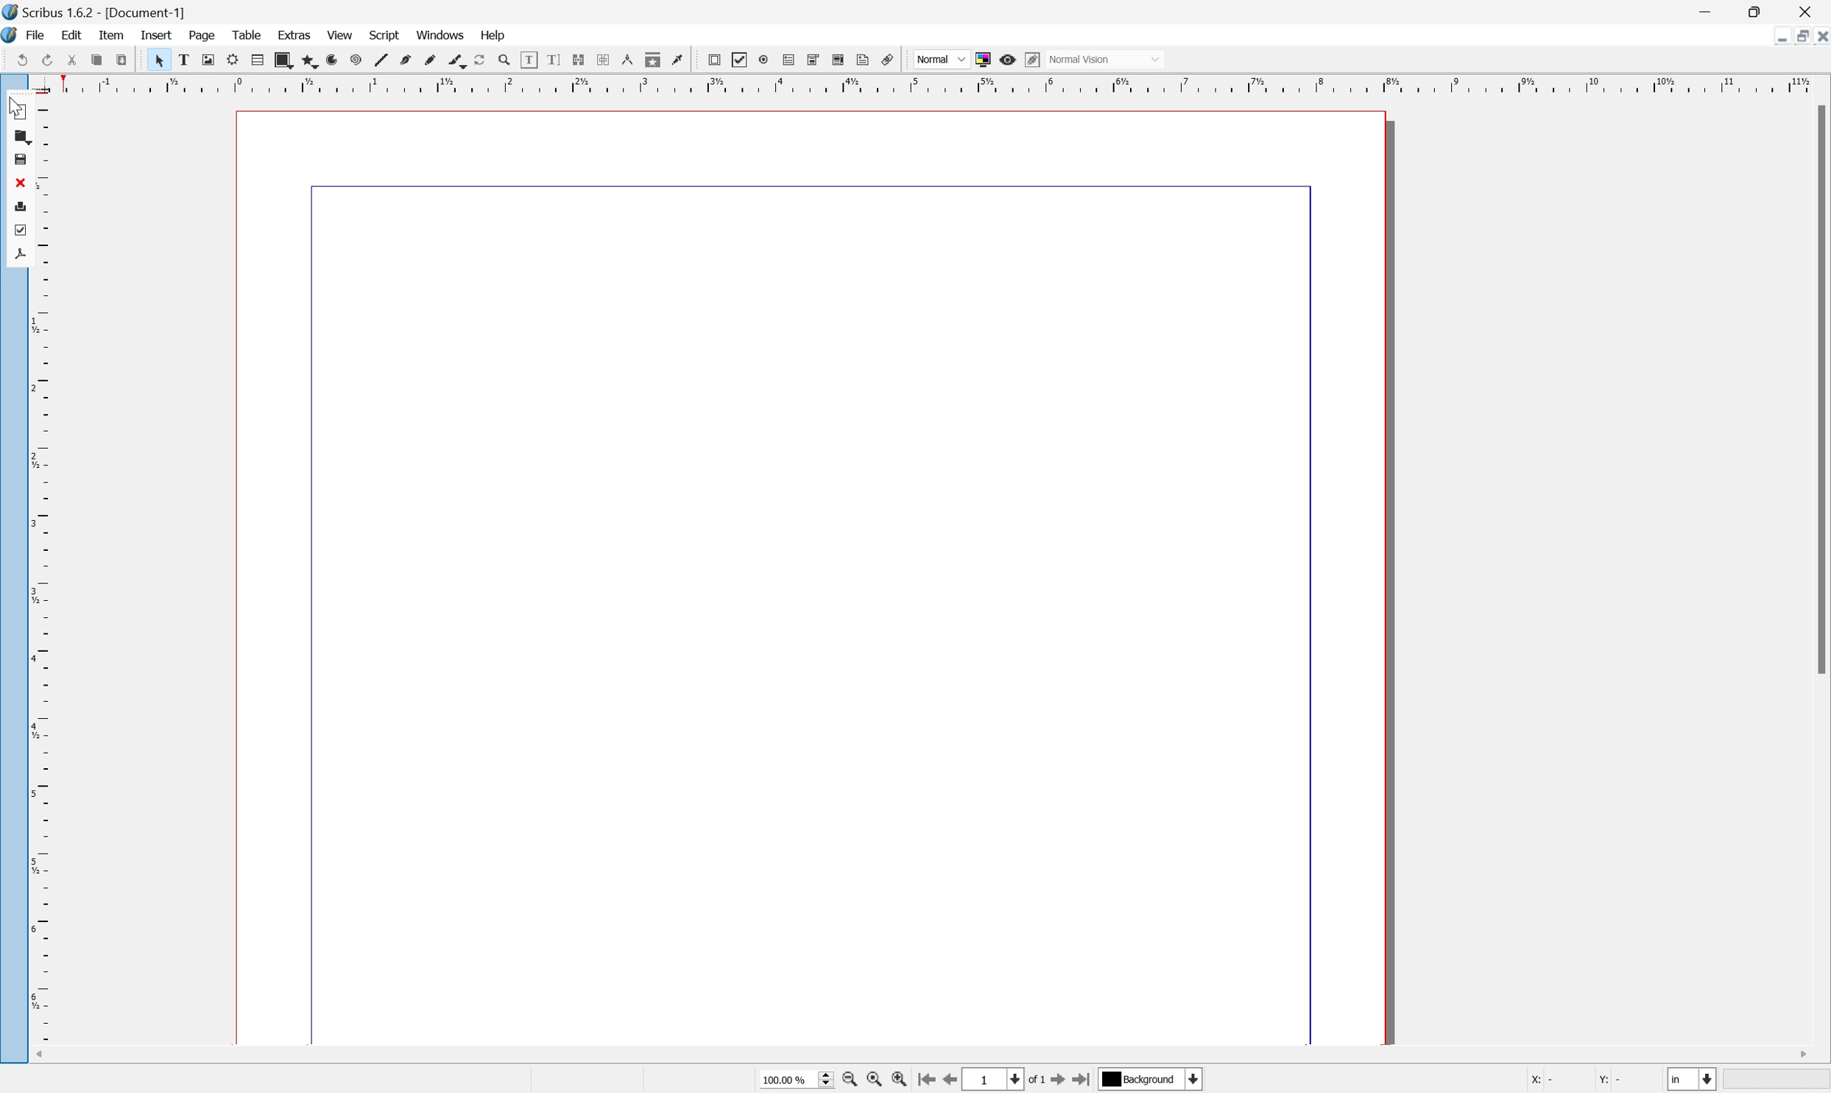  Describe the element at coordinates (738, 60) in the screenshot. I see `edit text with story editor` at that location.